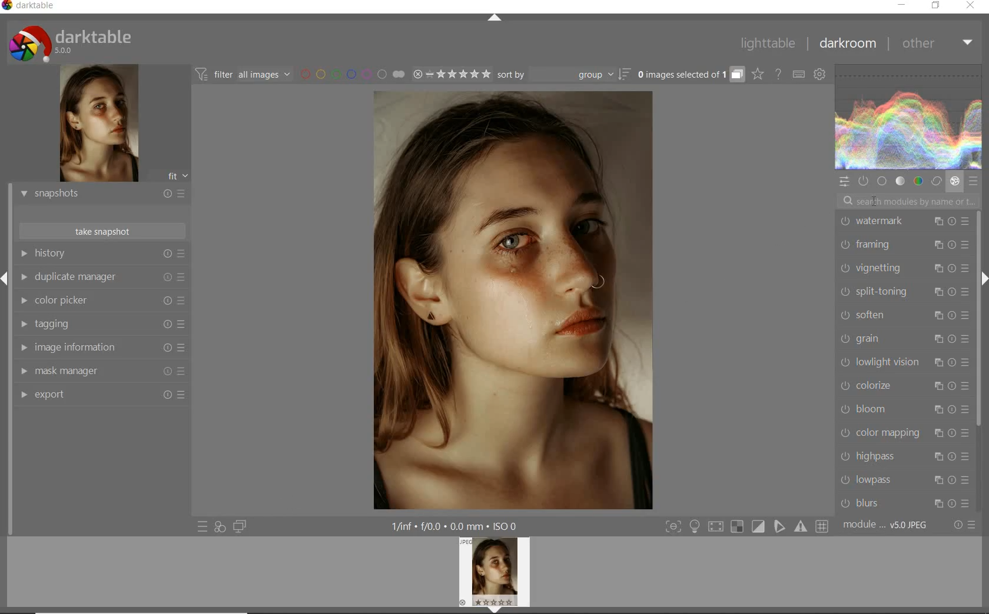  Describe the element at coordinates (909, 117) in the screenshot. I see `waveform` at that location.